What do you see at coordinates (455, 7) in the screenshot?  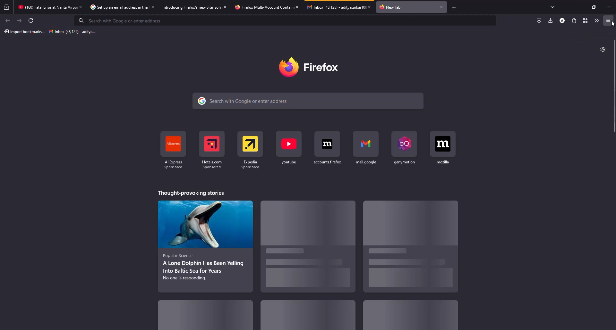 I see `add tab` at bounding box center [455, 7].